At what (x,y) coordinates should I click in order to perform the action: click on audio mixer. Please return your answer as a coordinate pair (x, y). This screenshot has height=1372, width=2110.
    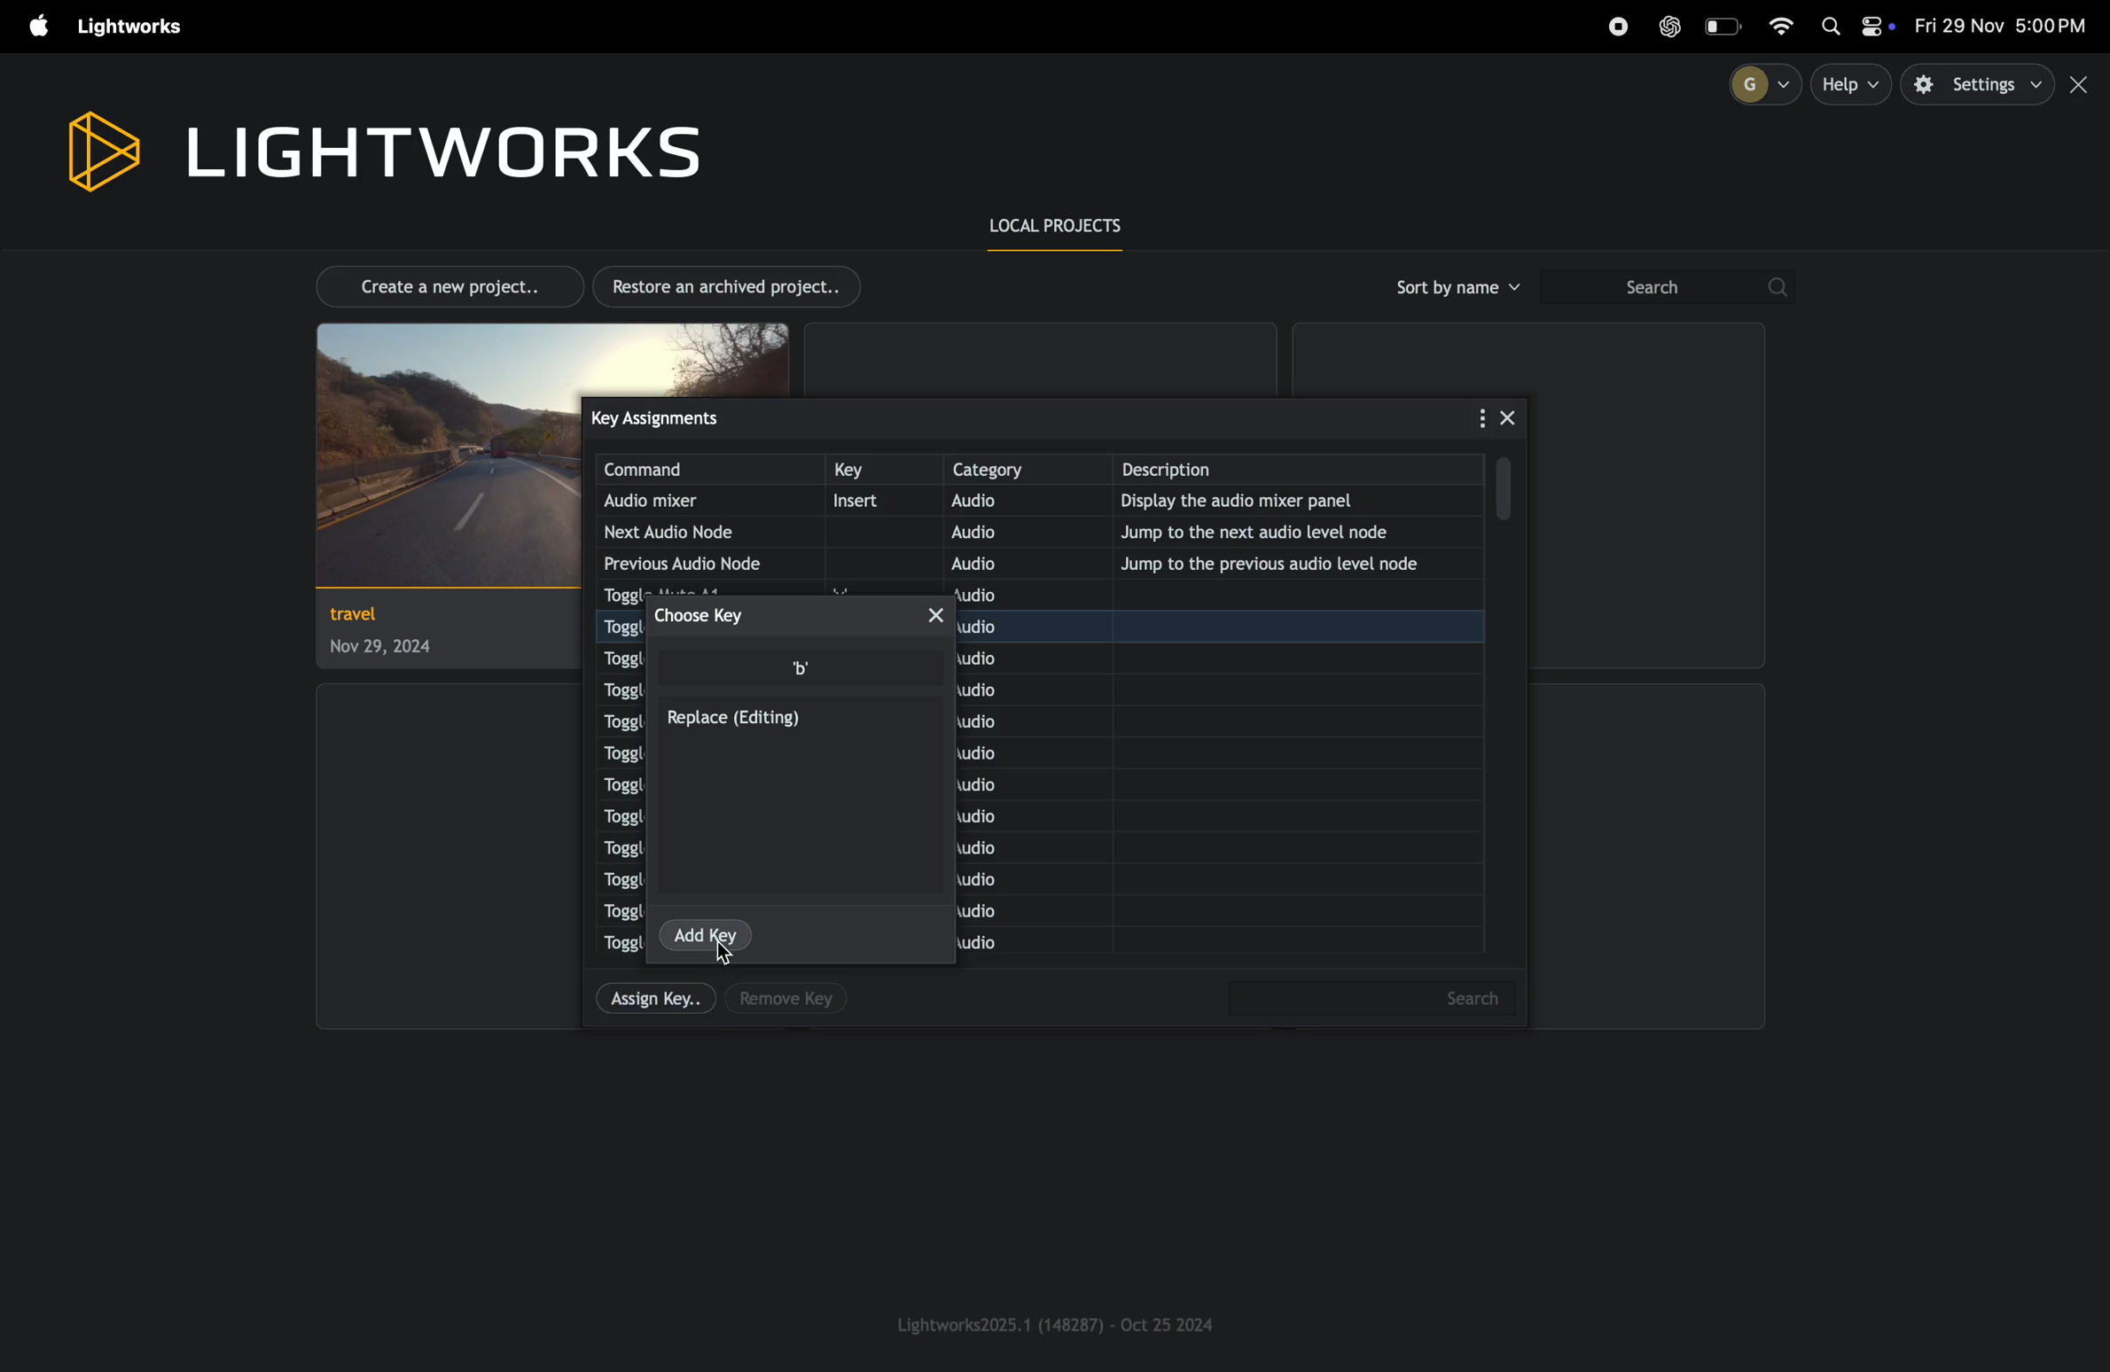
    Looking at the image, I should click on (687, 502).